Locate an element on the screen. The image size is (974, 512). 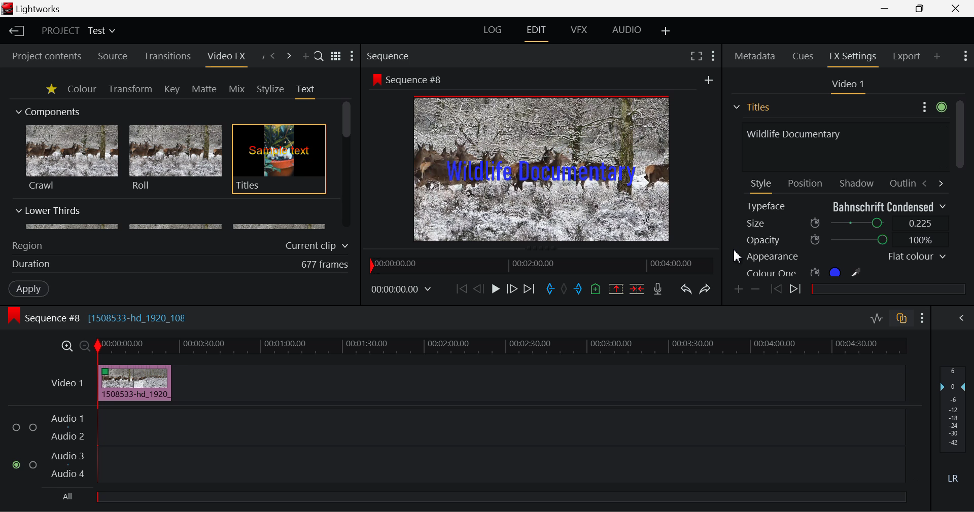
icon is located at coordinates (376, 79).